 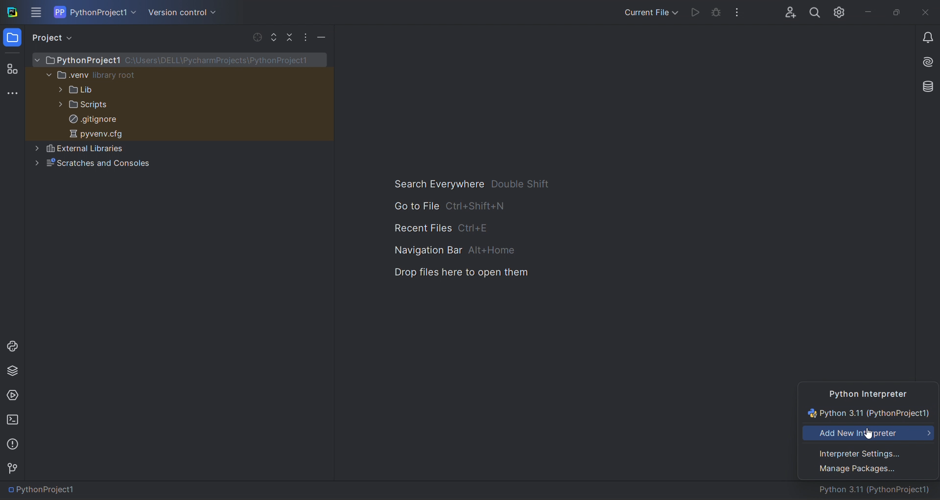 What do you see at coordinates (716, 14) in the screenshot?
I see `debug` at bounding box center [716, 14].